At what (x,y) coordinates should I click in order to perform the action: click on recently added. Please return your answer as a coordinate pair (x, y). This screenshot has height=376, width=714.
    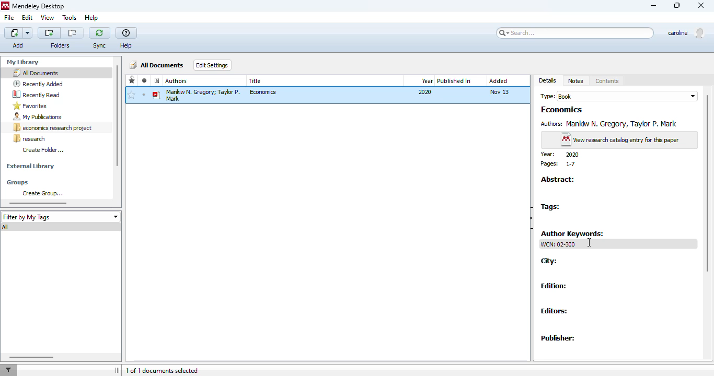
    Looking at the image, I should click on (38, 84).